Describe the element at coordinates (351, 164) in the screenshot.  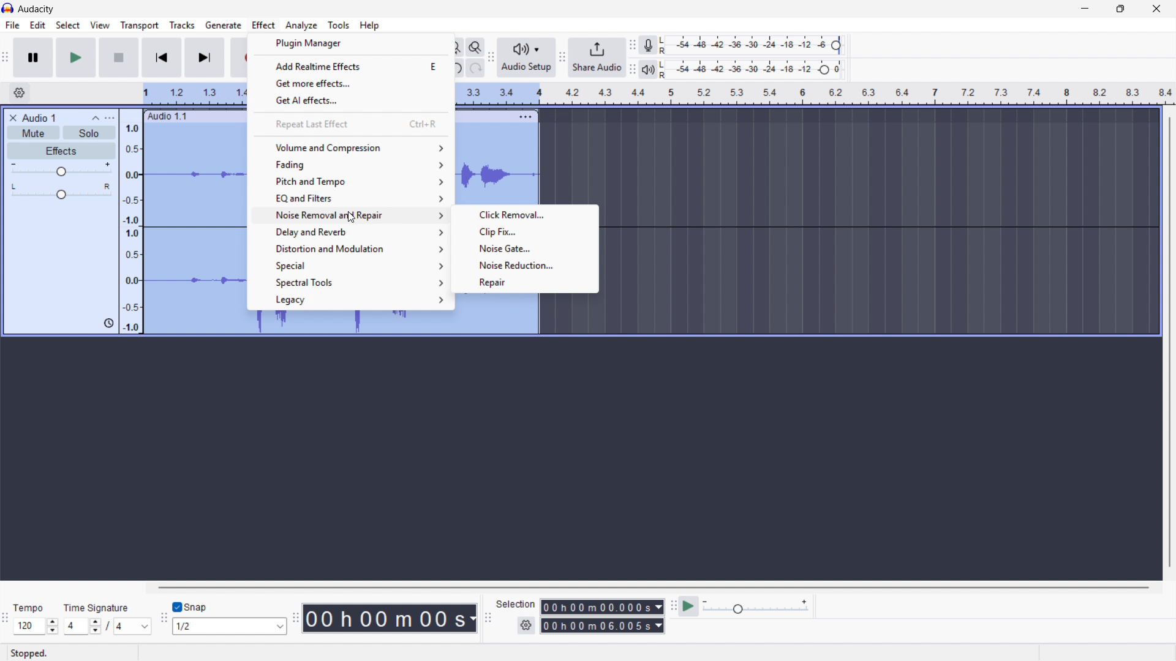
I see `Fading ` at that location.